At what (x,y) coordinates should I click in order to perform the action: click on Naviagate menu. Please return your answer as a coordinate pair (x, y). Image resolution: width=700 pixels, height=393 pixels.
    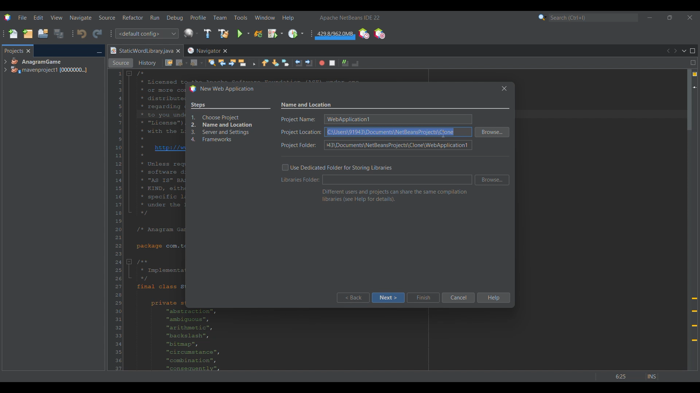
    Looking at the image, I should click on (81, 18).